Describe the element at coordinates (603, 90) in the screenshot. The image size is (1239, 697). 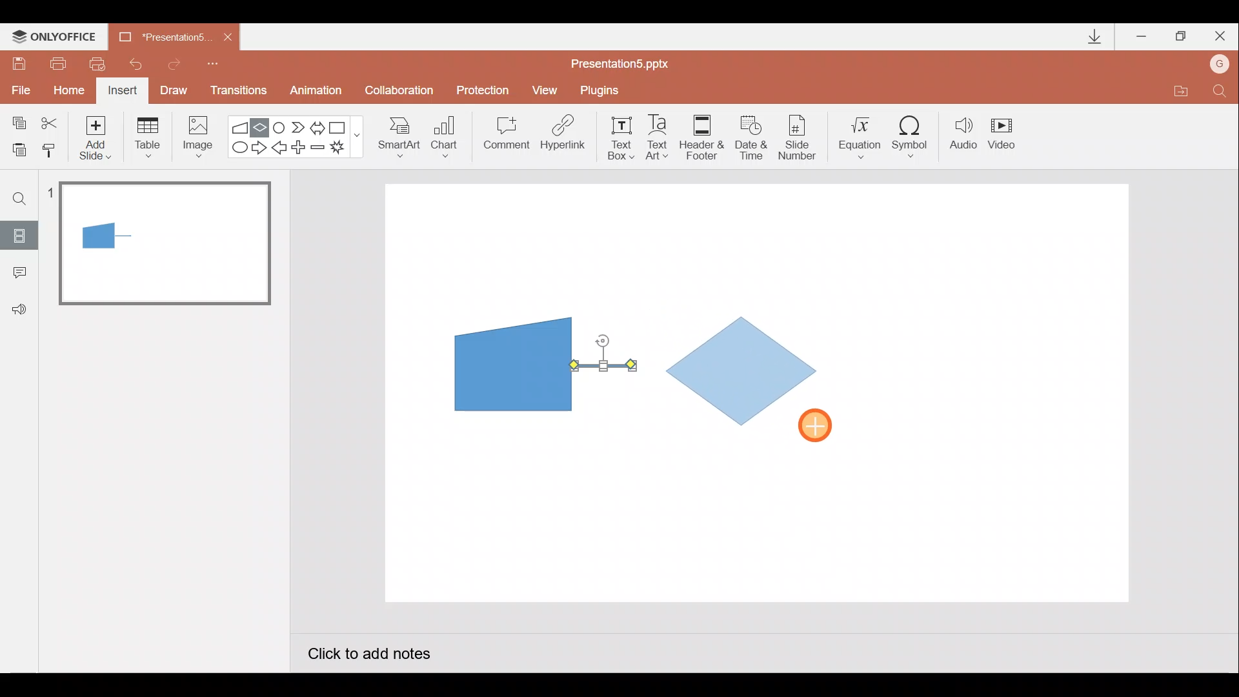
I see `Plugins` at that location.